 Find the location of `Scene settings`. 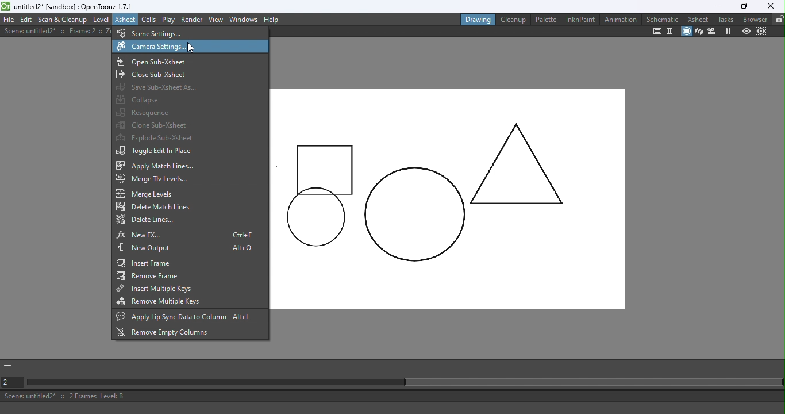

Scene settings is located at coordinates (163, 33).